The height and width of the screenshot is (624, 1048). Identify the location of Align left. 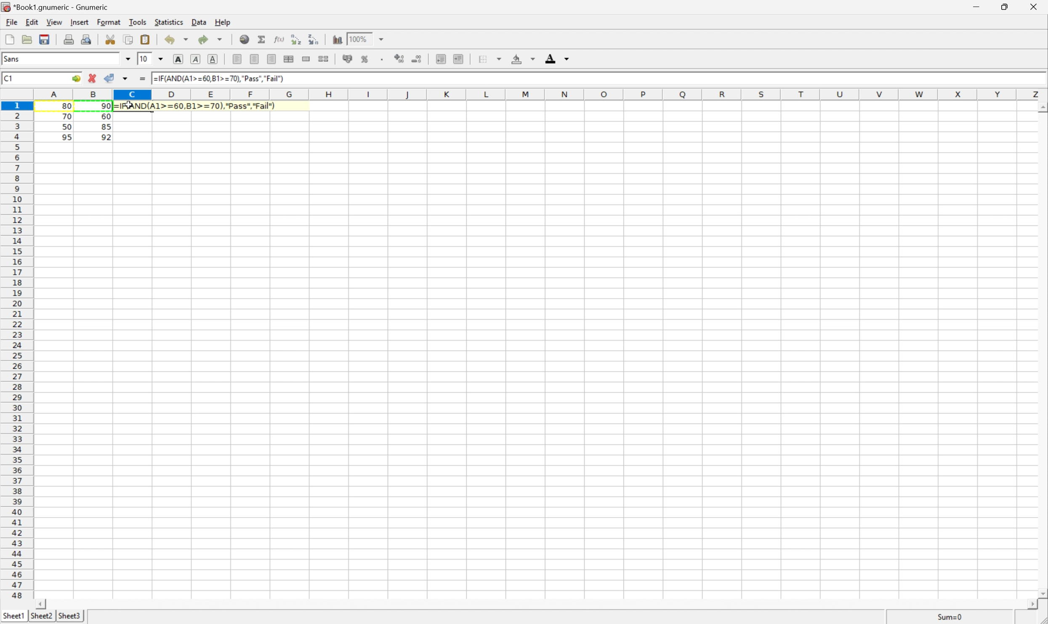
(273, 58).